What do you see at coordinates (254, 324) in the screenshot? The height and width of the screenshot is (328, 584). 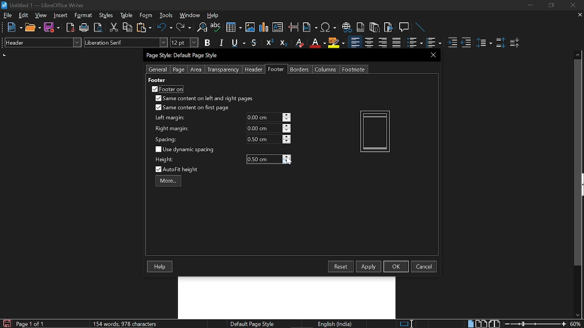 I see `page style Page style` at bounding box center [254, 324].